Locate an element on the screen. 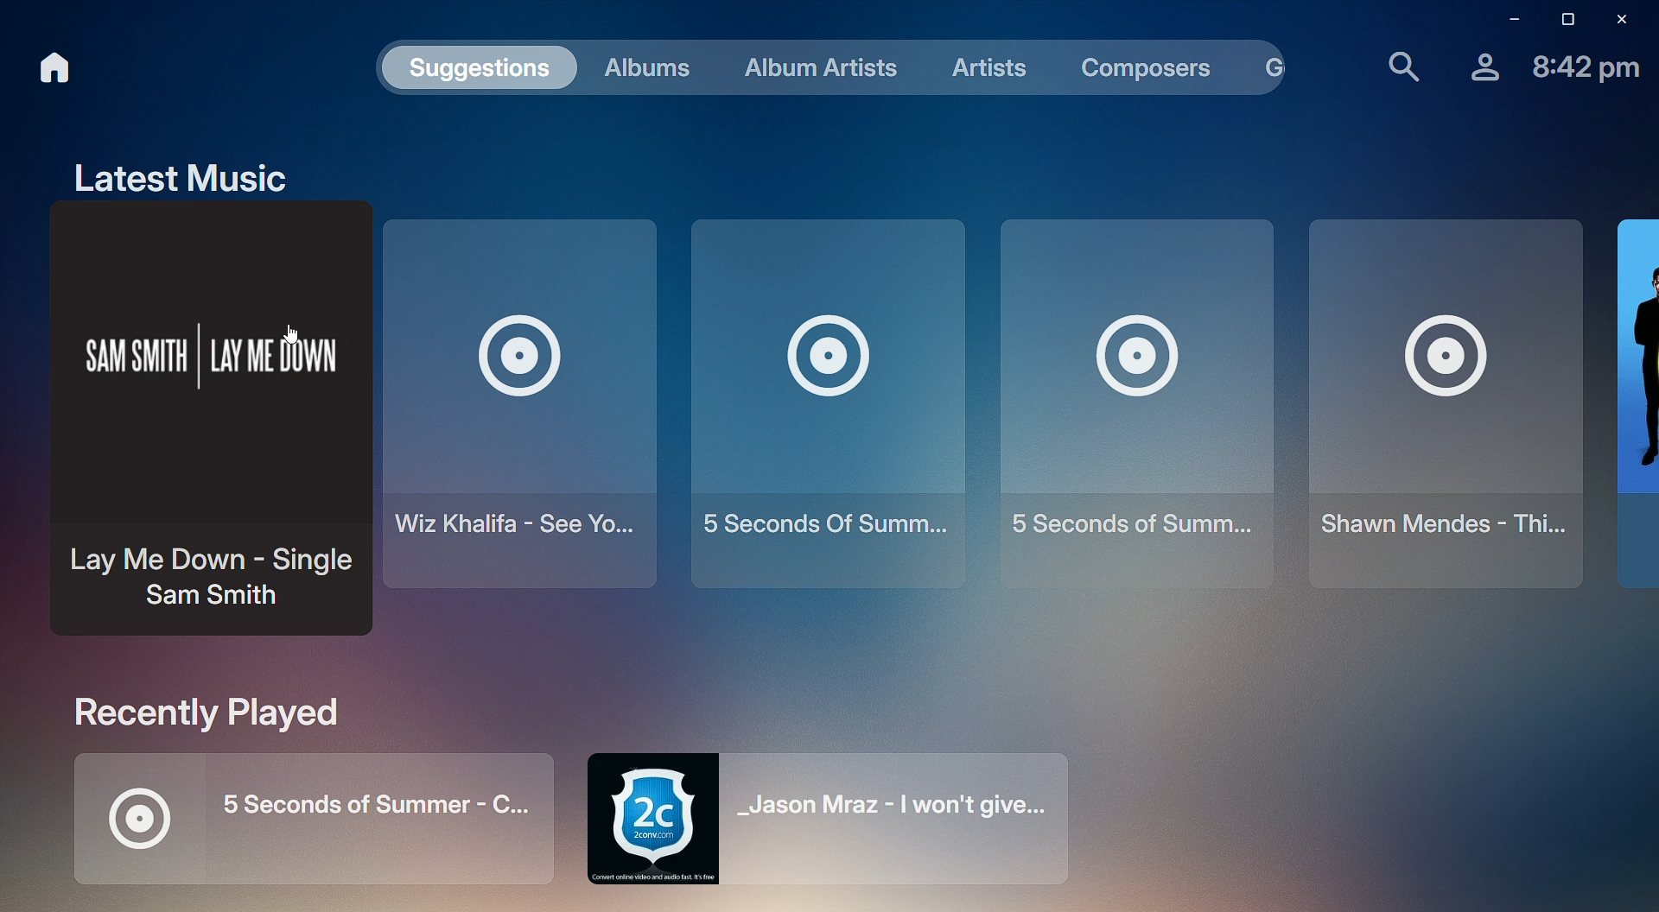 The height and width of the screenshot is (912, 1659). Recently Played is located at coordinates (190, 714).